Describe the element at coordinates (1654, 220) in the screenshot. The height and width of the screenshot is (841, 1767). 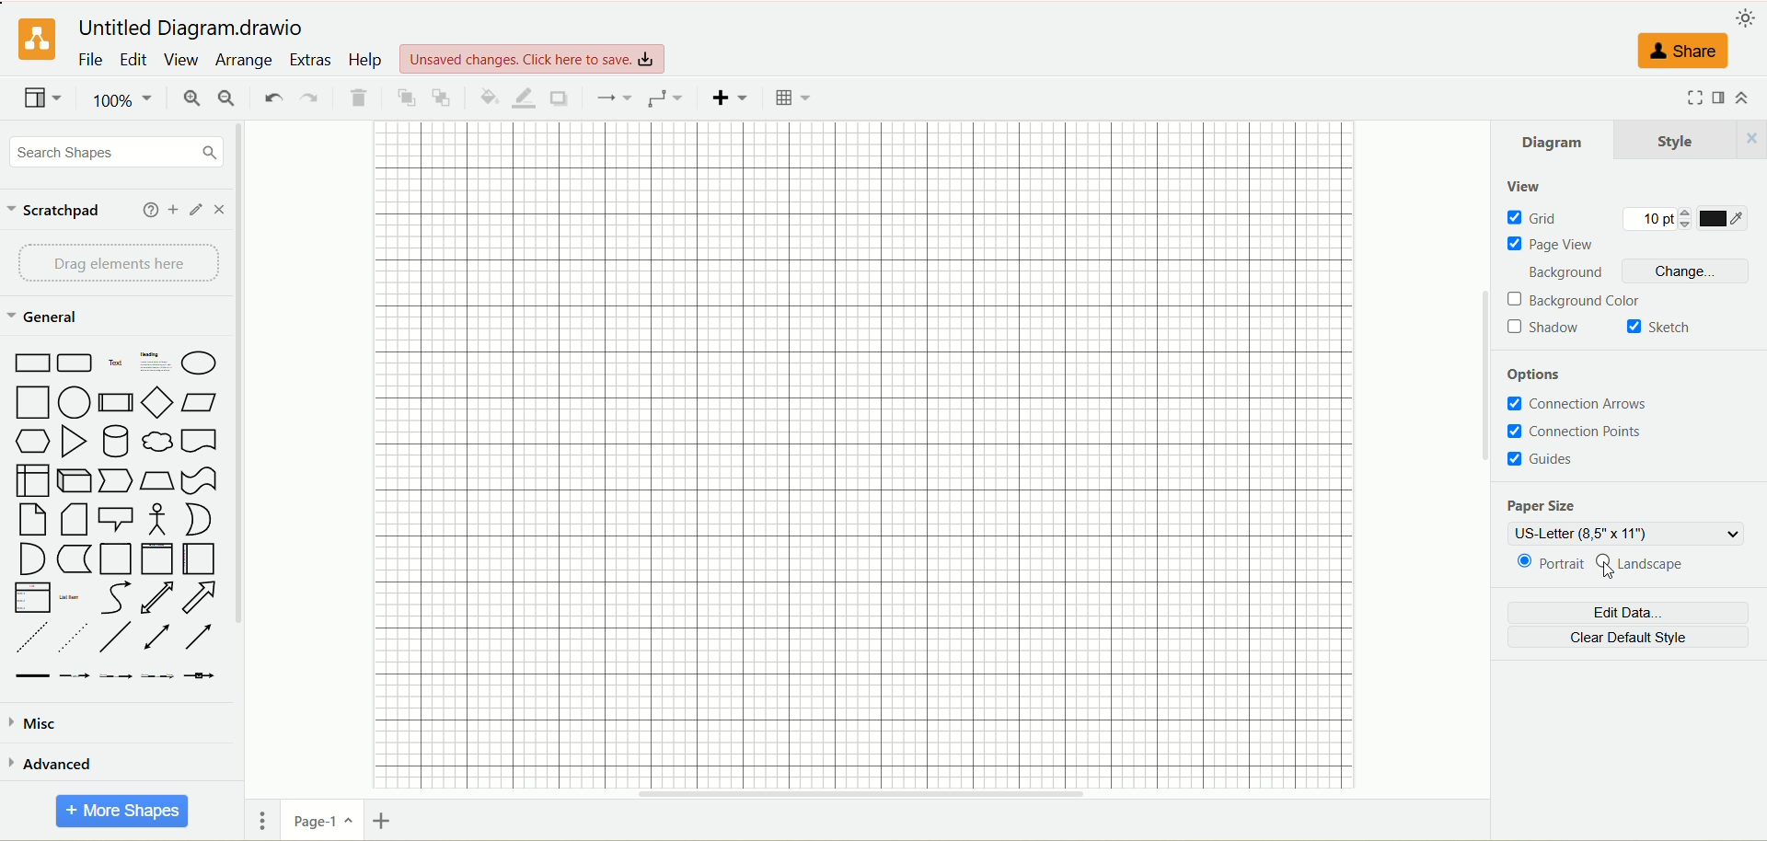
I see `10 pt` at that location.